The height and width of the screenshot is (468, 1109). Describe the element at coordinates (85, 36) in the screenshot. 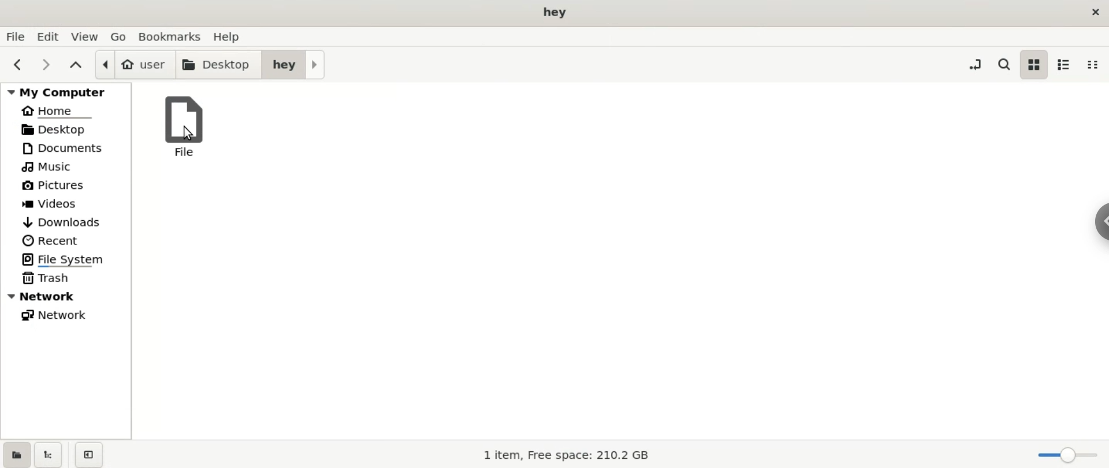

I see `view` at that location.